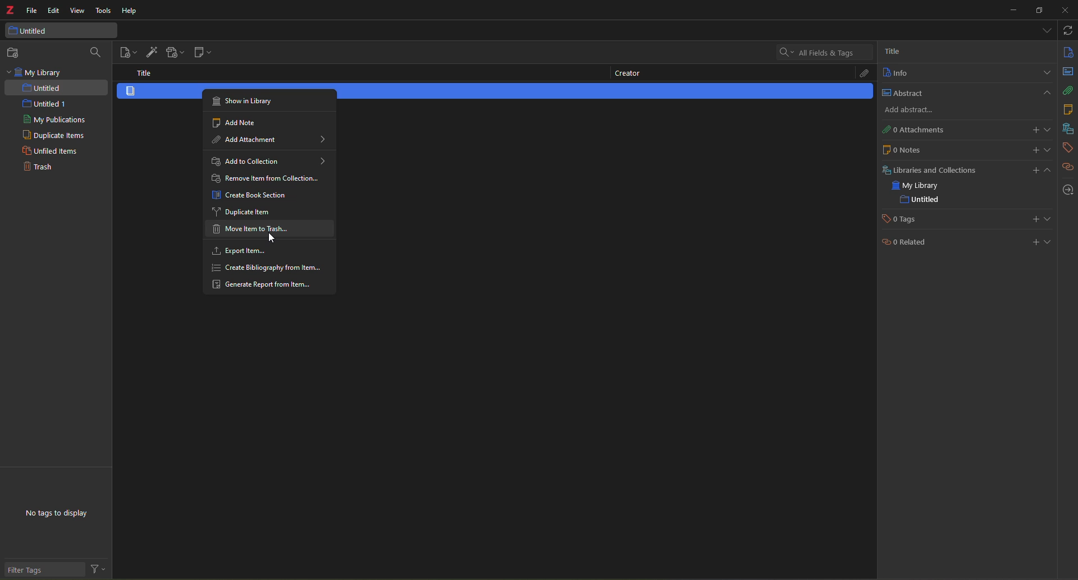  What do you see at coordinates (43, 88) in the screenshot?
I see `untitled` at bounding box center [43, 88].